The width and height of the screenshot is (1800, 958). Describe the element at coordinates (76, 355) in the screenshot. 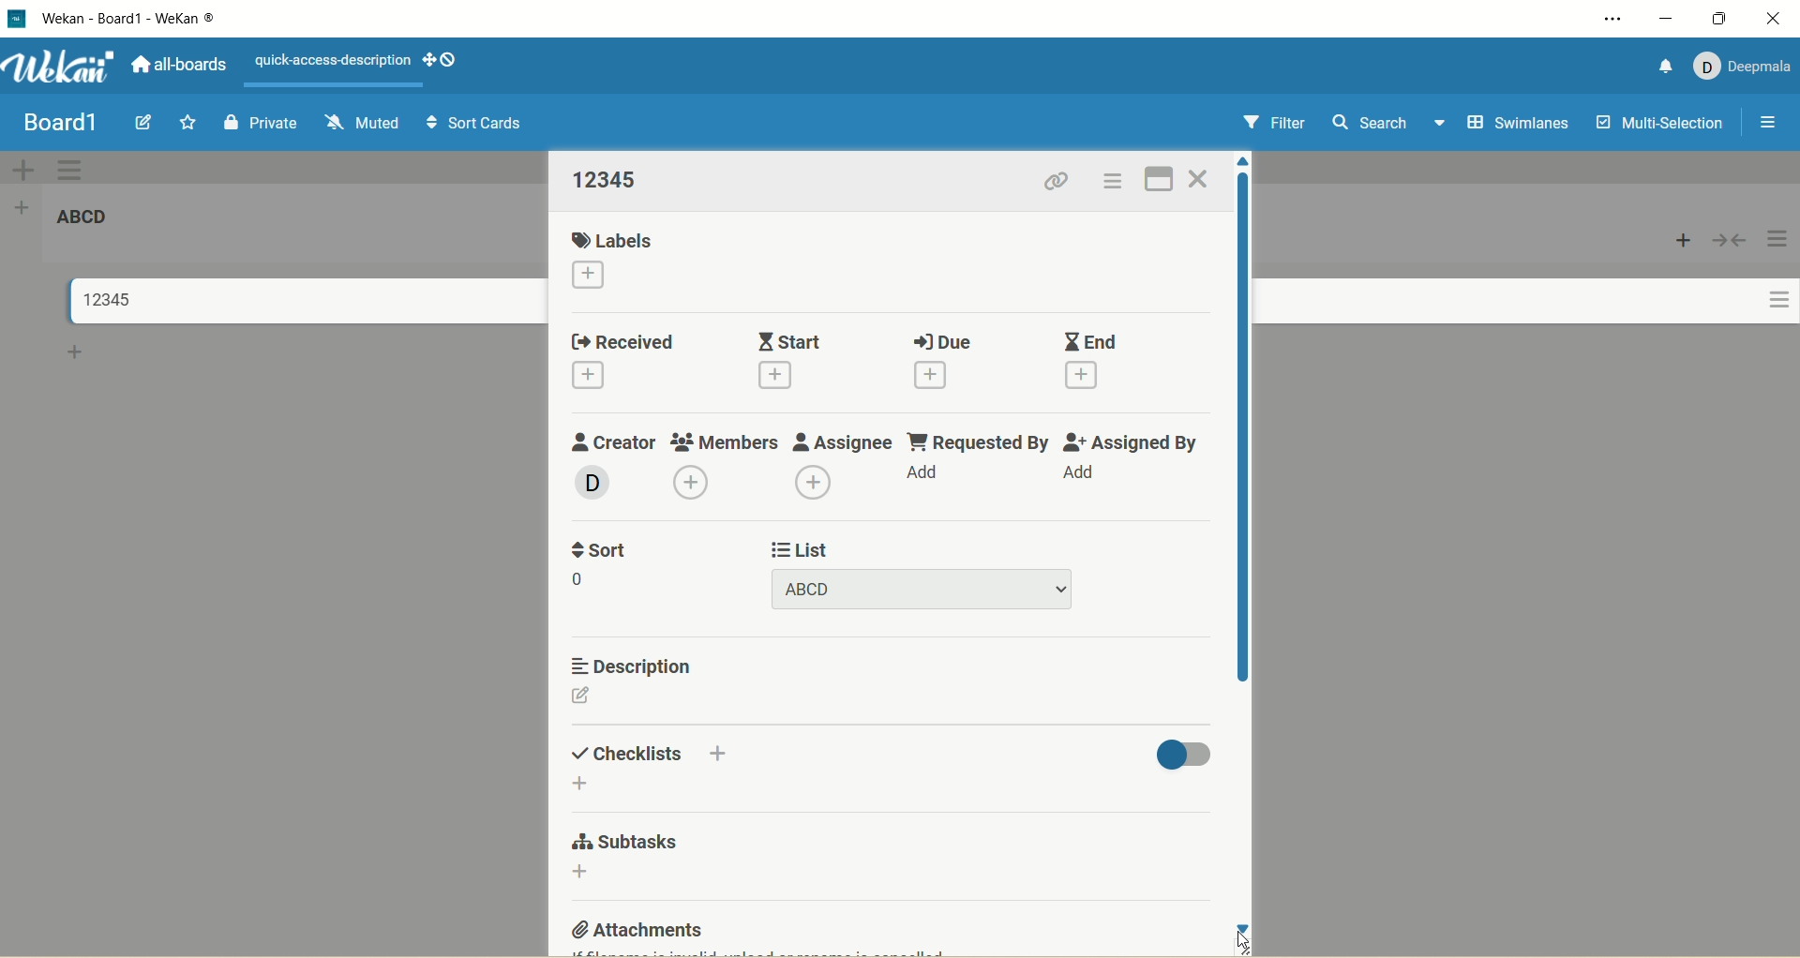

I see `add card` at that location.